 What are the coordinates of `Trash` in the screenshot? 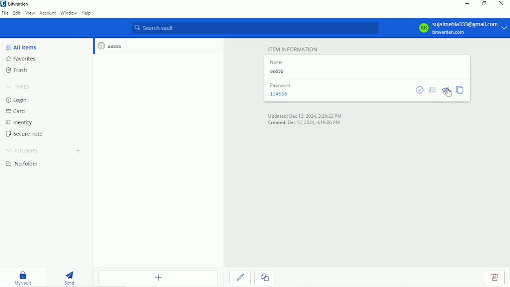 It's located at (18, 70).